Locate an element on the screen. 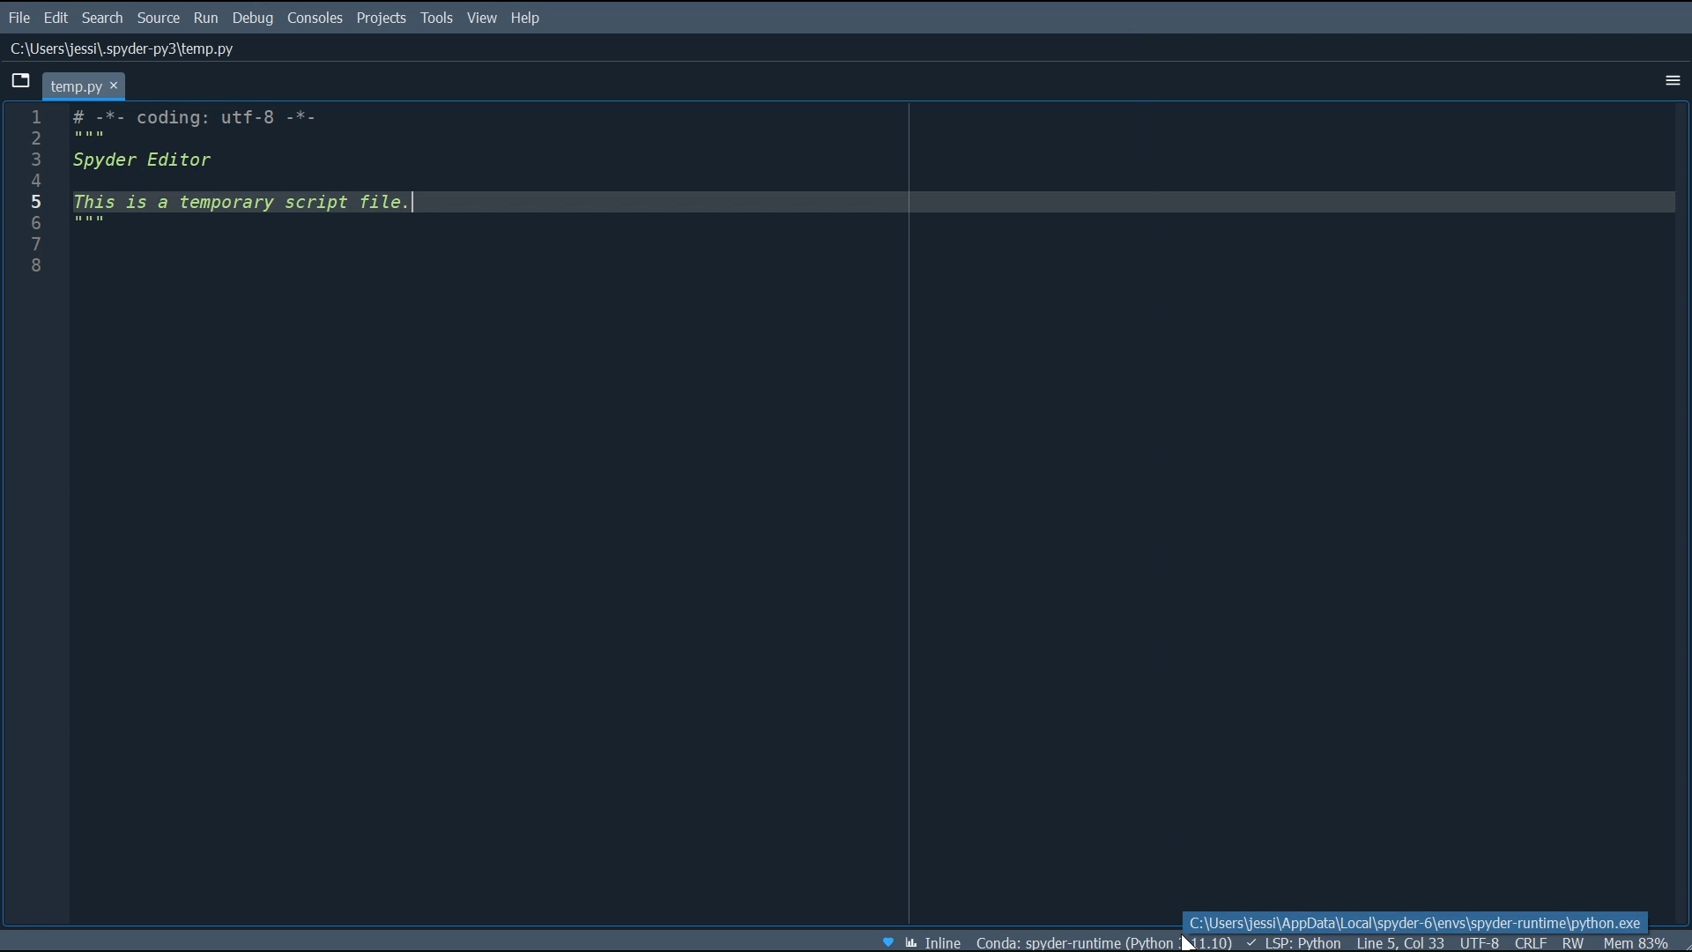  Edit is located at coordinates (56, 18).